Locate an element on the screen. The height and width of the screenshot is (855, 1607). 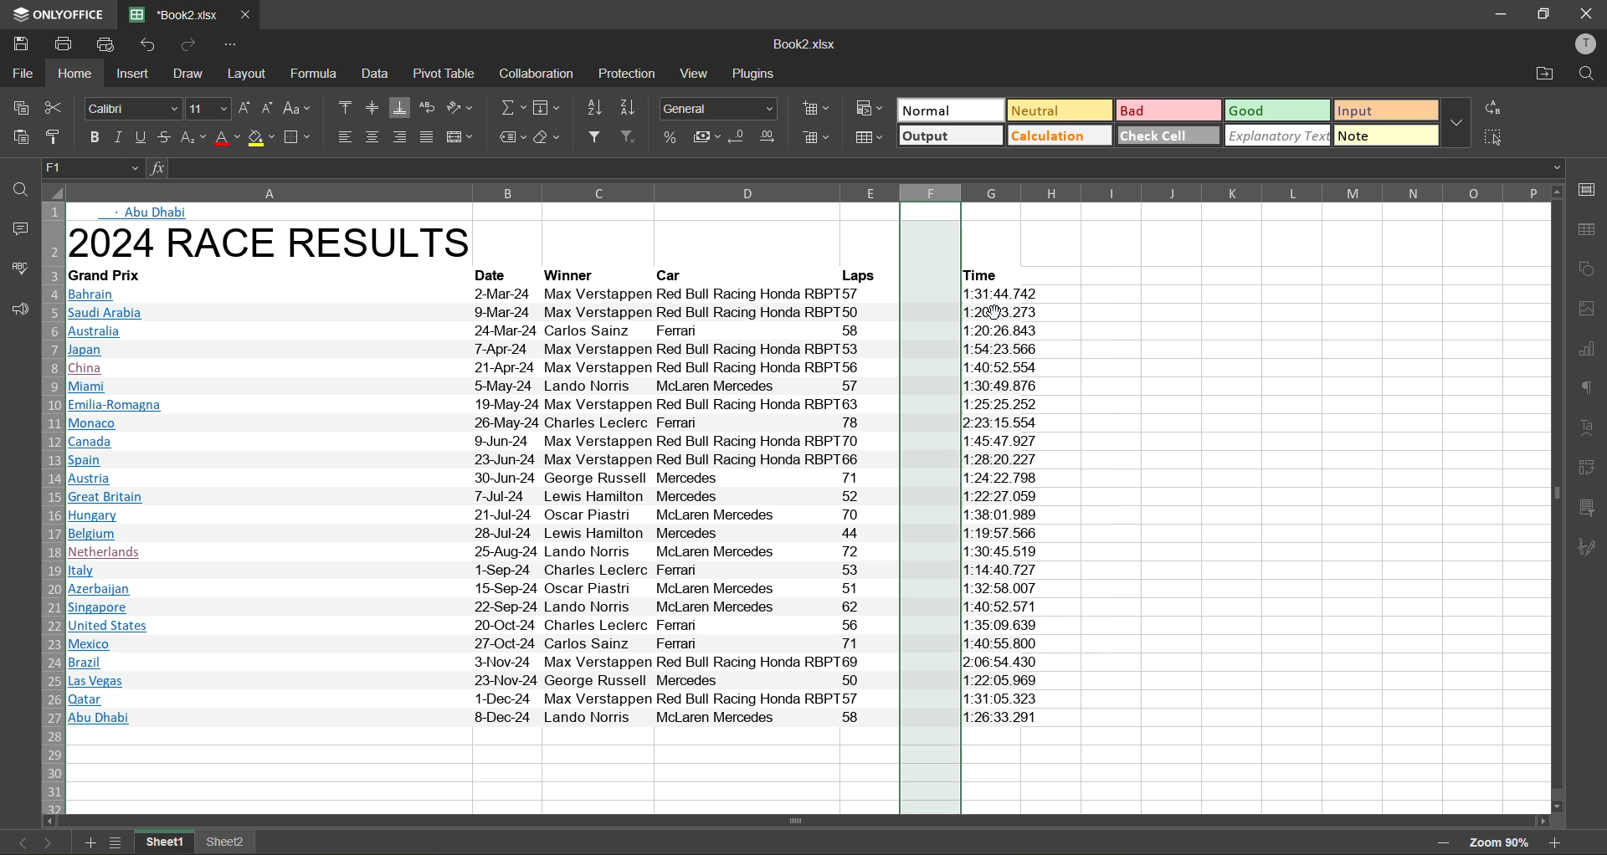
sheet1 is located at coordinates (166, 844).